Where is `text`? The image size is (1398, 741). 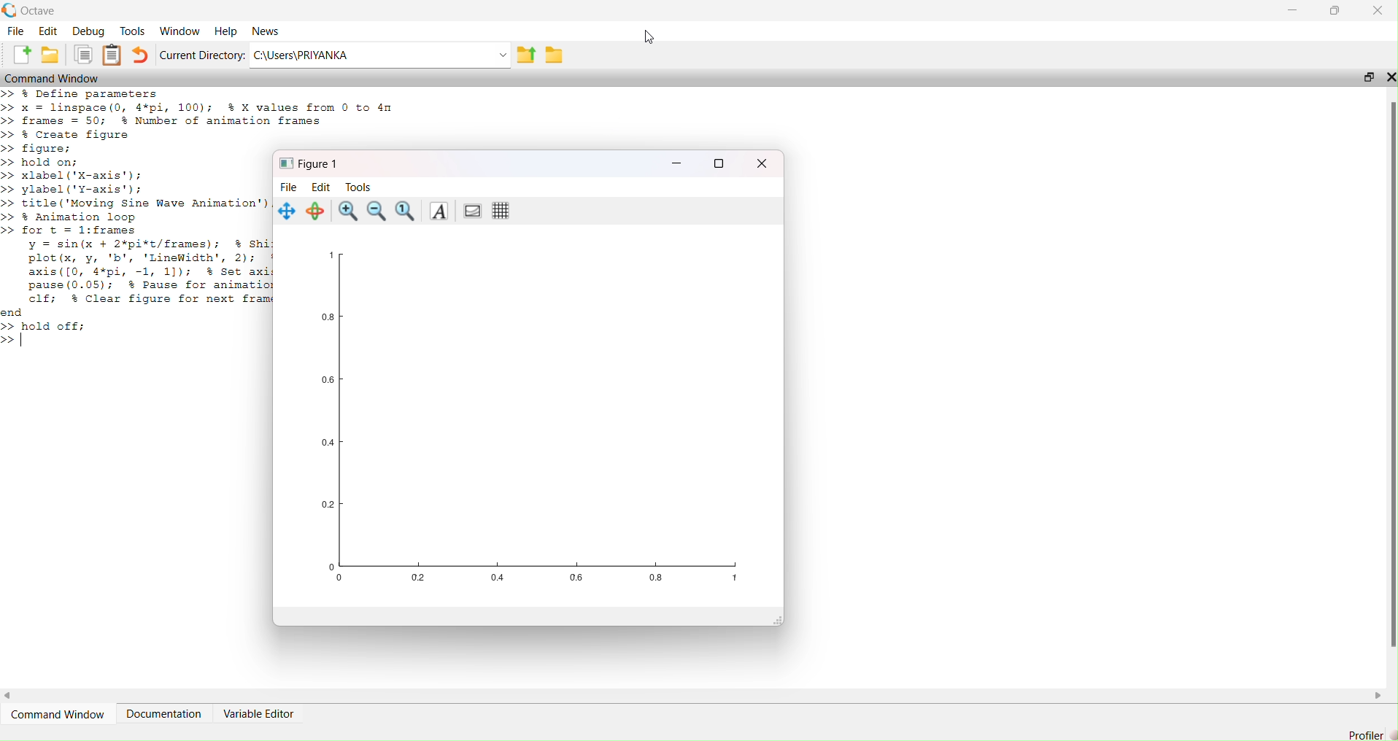
text is located at coordinates (439, 212).